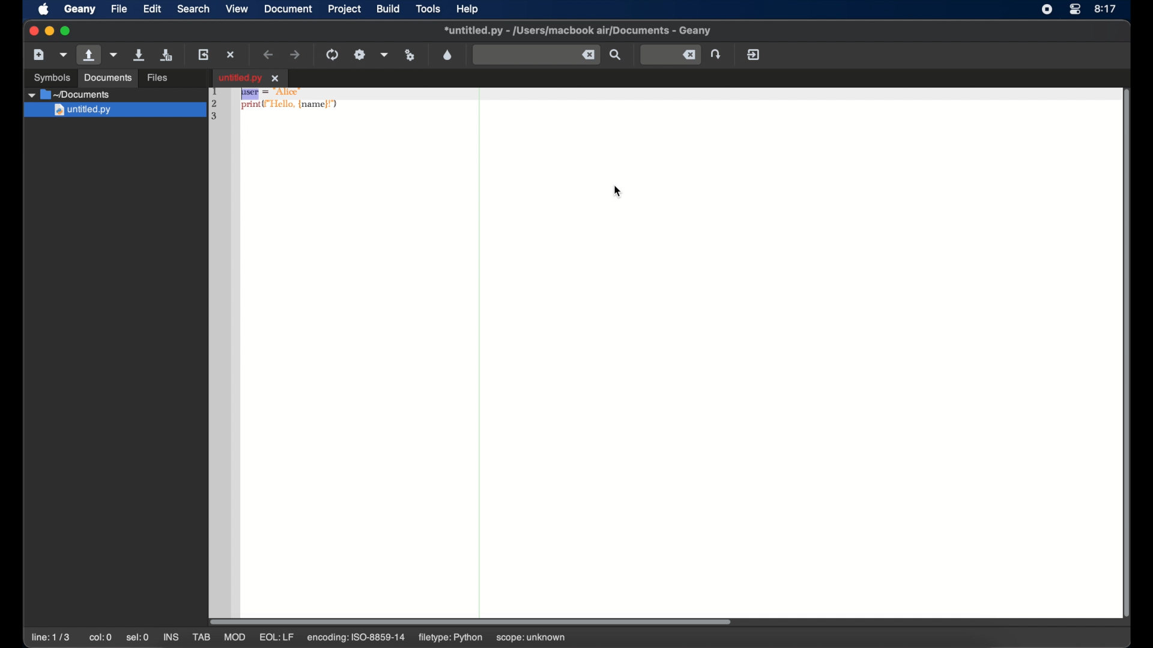 The image size is (1153, 648). What do you see at coordinates (114, 55) in the screenshot?
I see `open a recent file` at bounding box center [114, 55].